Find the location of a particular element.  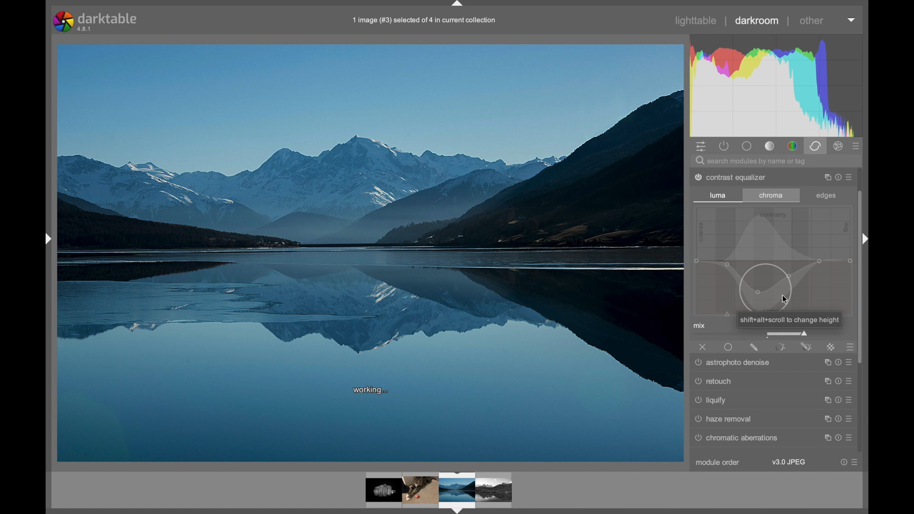

tone is located at coordinates (770, 147).